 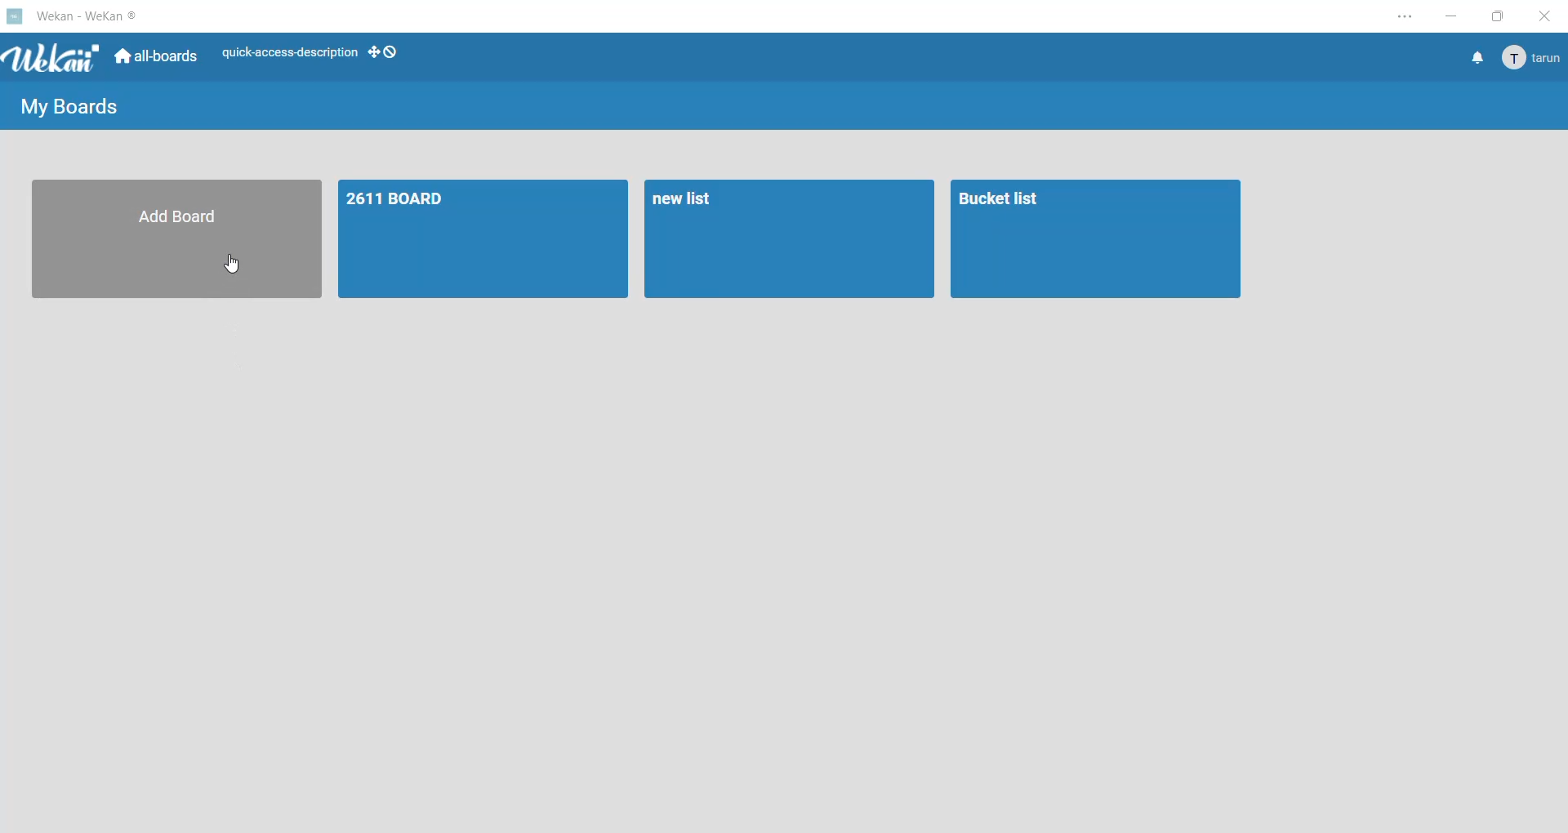 What do you see at coordinates (234, 265) in the screenshot?
I see `cursor` at bounding box center [234, 265].